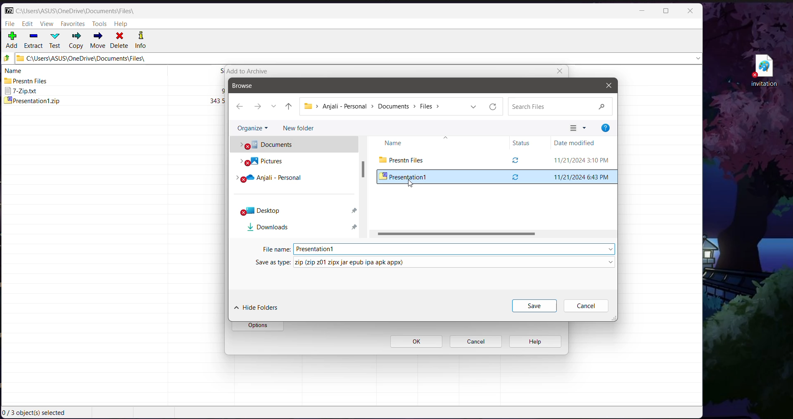 This screenshot has width=793, height=419. Describe the element at coordinates (762, 71) in the screenshot. I see `File on Desktop` at that location.